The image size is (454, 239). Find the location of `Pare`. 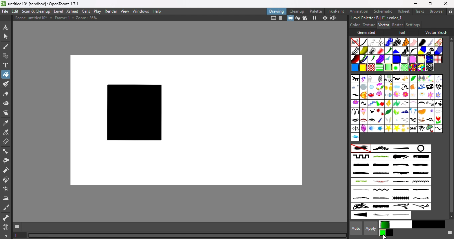

Pare is located at coordinates (439, 112).